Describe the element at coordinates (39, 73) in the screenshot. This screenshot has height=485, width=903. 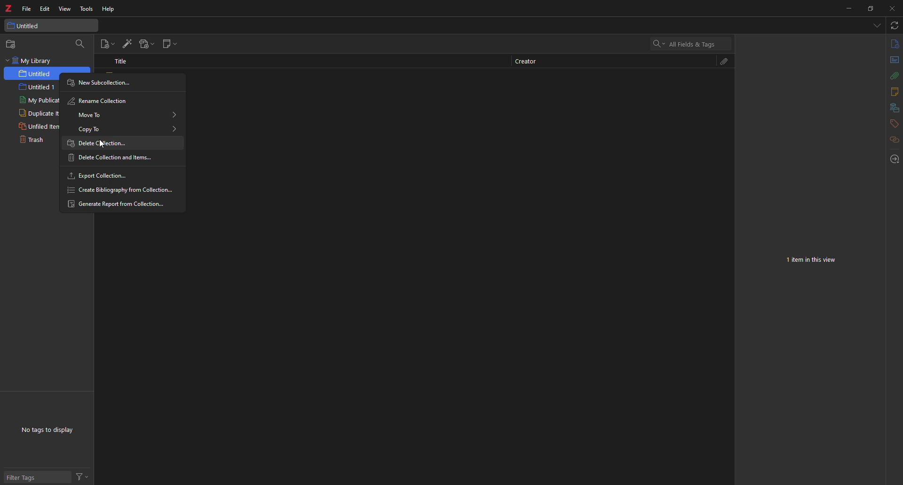
I see `untitled` at that location.